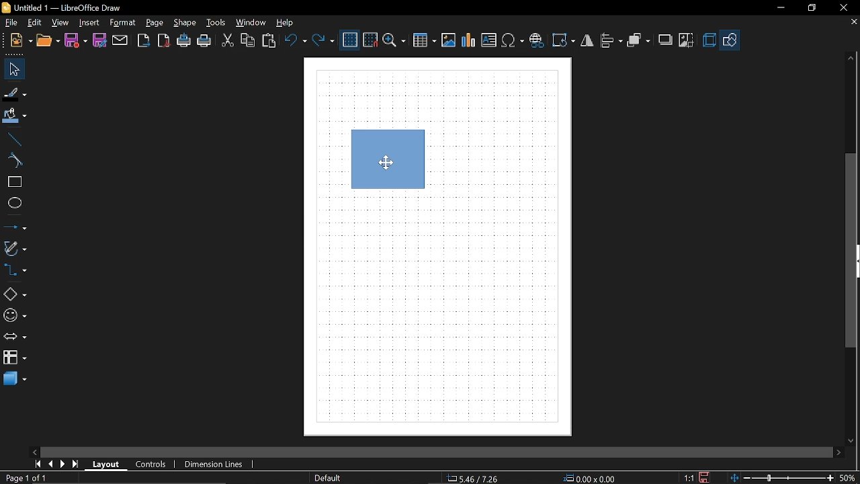 The image size is (860, 484). Describe the element at coordinates (15, 357) in the screenshot. I see `Flowchart` at that location.